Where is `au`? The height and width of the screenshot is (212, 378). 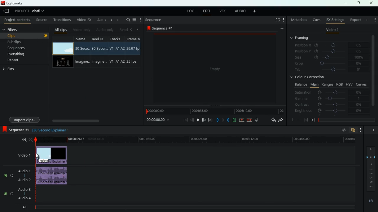 au is located at coordinates (99, 20).